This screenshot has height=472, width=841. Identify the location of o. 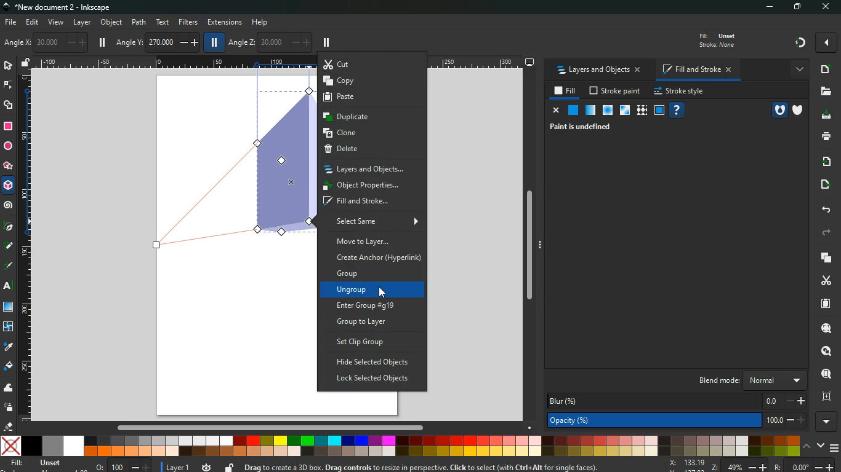
(121, 466).